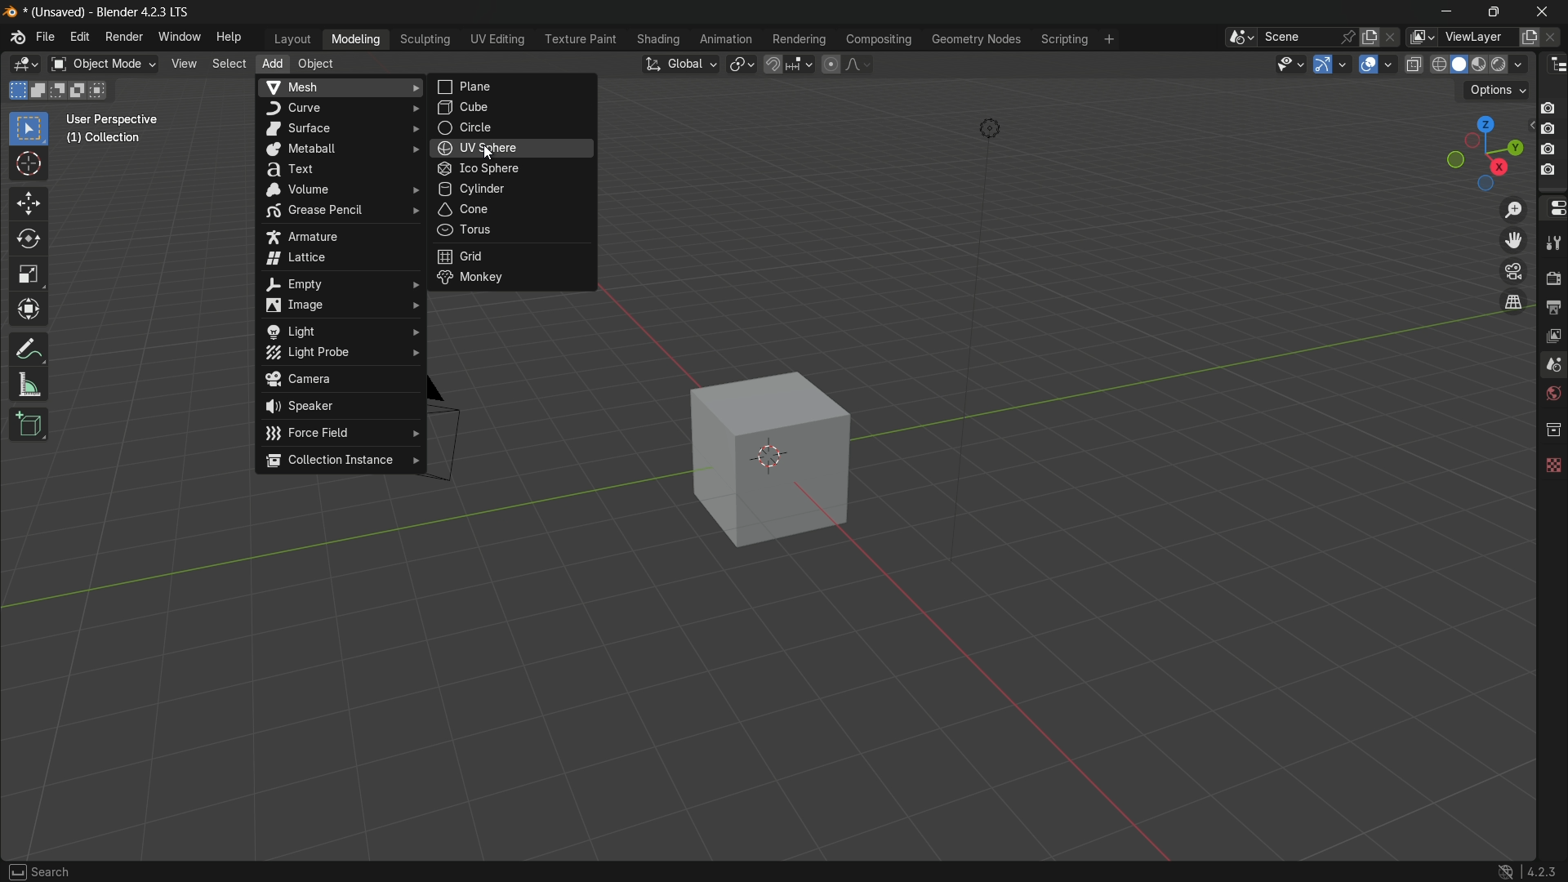 This screenshot has height=882, width=1568. What do you see at coordinates (357, 38) in the screenshot?
I see `modeling menu` at bounding box center [357, 38].